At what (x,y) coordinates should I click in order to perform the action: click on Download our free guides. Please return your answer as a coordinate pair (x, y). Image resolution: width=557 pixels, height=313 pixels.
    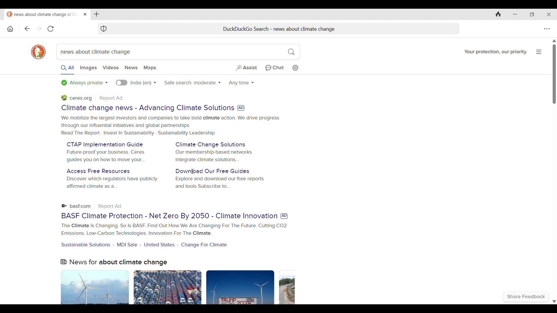
    Looking at the image, I should click on (212, 171).